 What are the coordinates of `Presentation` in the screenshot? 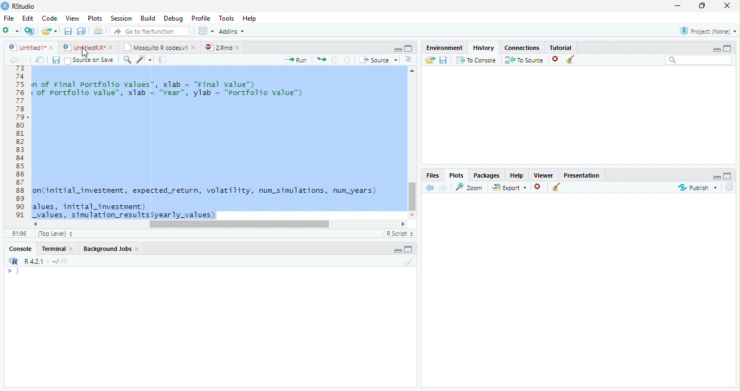 It's located at (582, 174).